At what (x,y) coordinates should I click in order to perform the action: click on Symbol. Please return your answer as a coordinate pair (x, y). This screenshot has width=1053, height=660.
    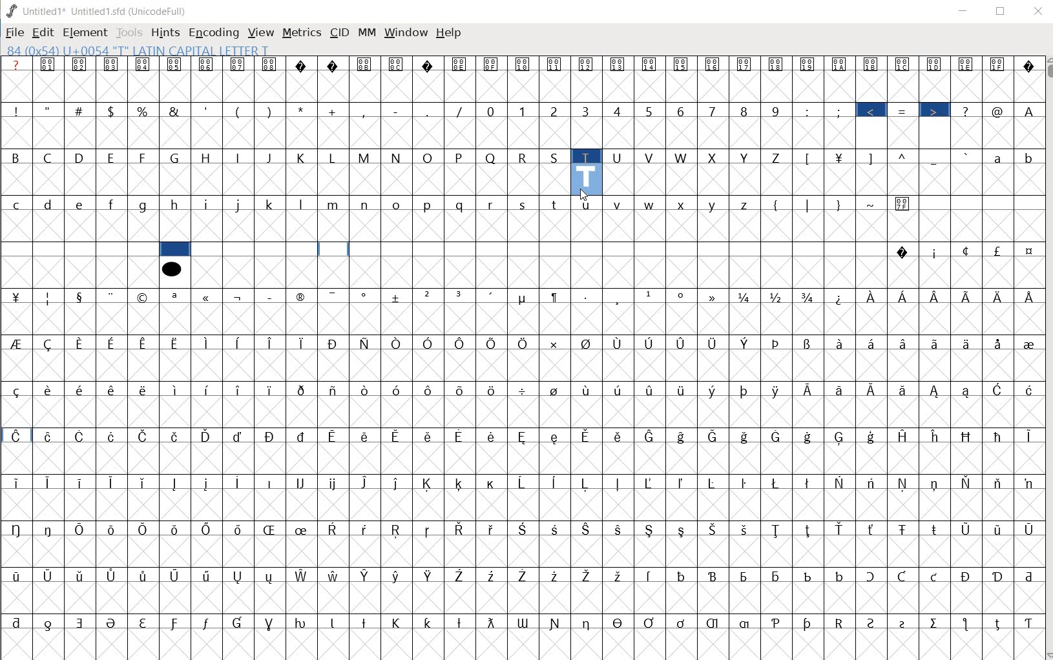
    Looking at the image, I should click on (651, 64).